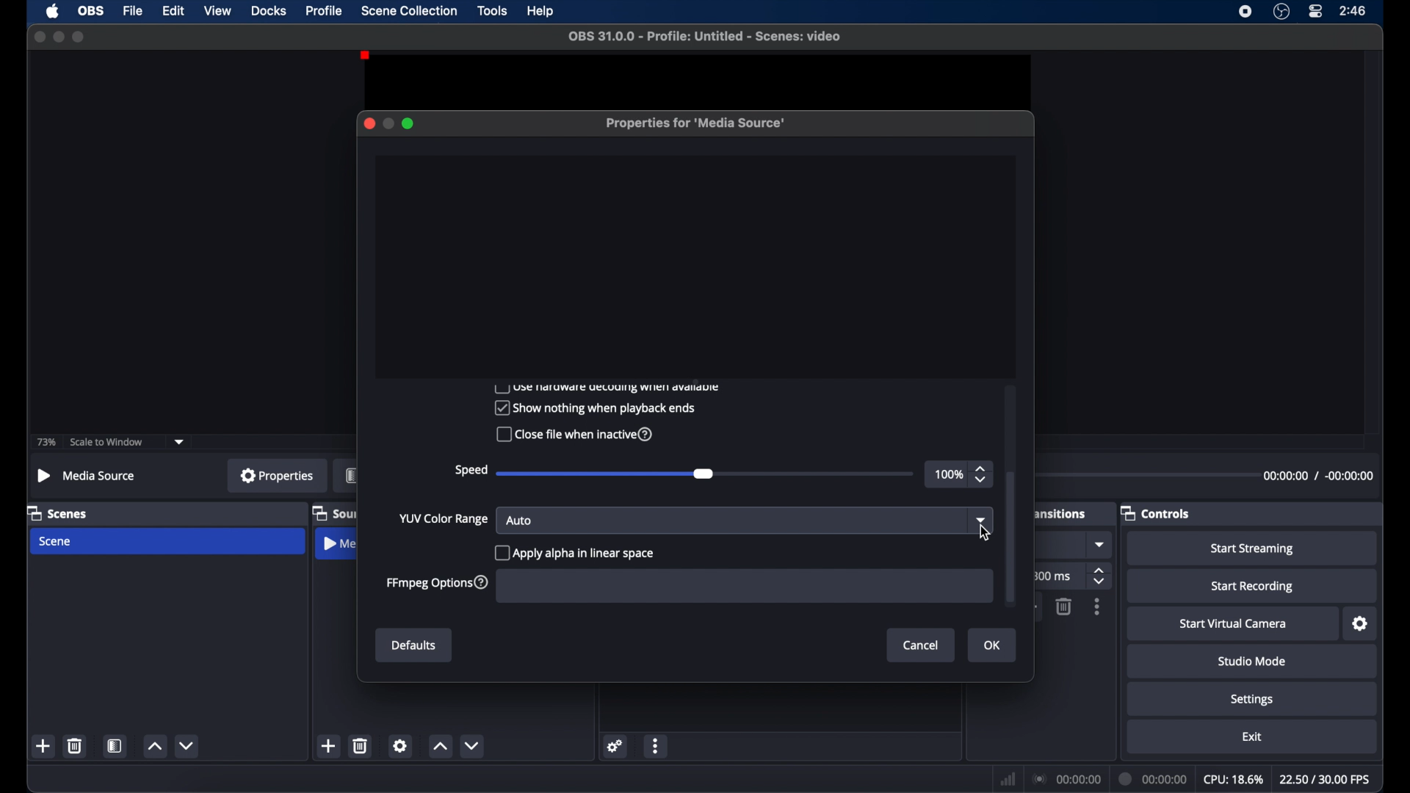 Image resolution: width=1410 pixels, height=793 pixels. What do you see at coordinates (1253, 549) in the screenshot?
I see `start streaming` at bounding box center [1253, 549].